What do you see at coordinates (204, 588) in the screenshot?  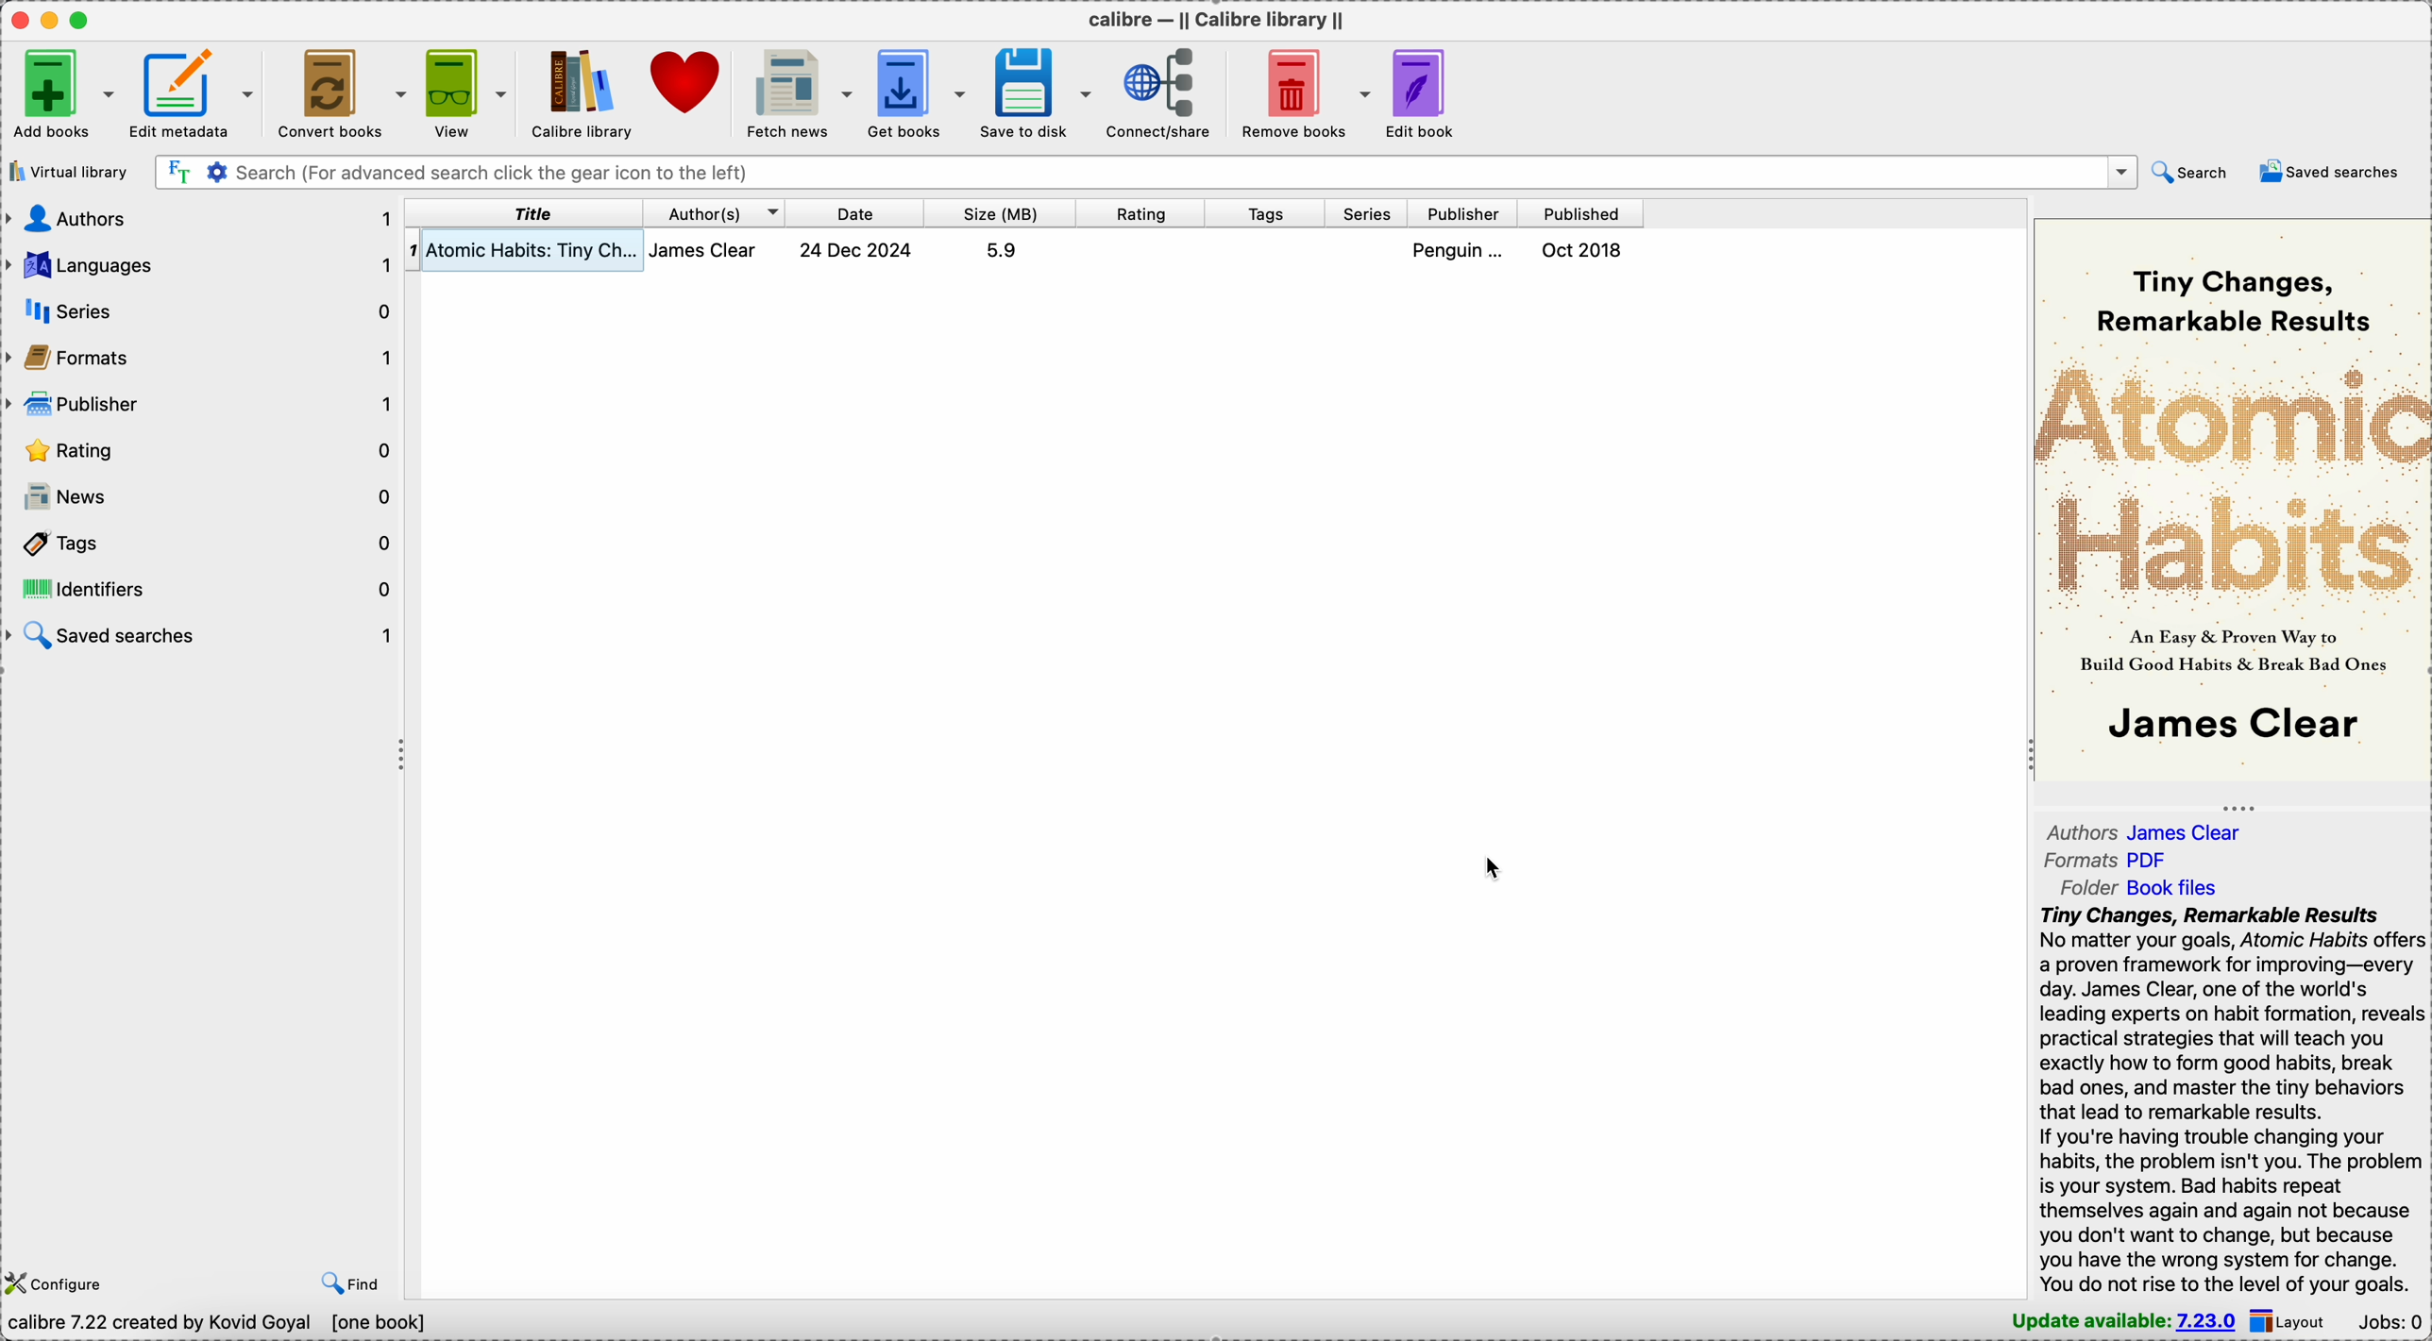 I see `identifiers` at bounding box center [204, 588].